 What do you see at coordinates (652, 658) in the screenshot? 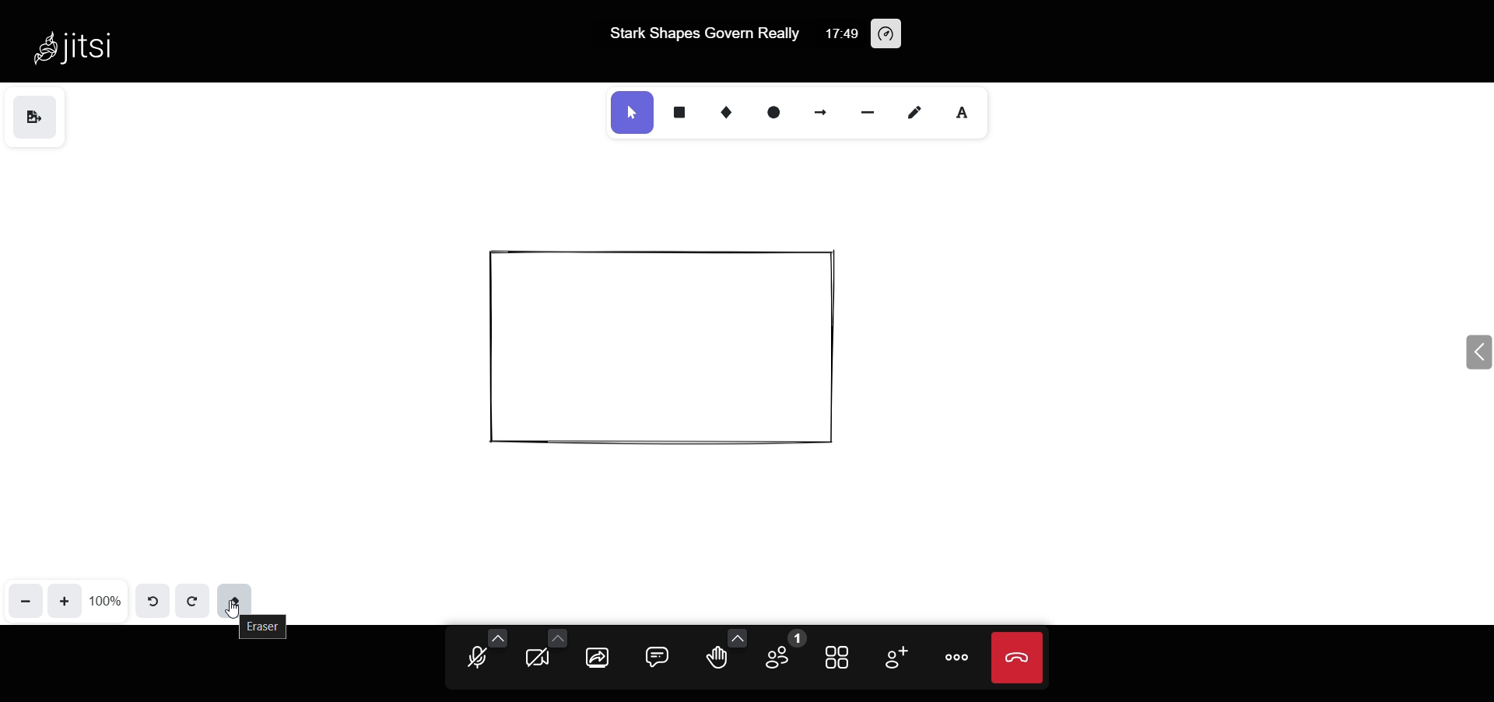
I see `chat` at bounding box center [652, 658].